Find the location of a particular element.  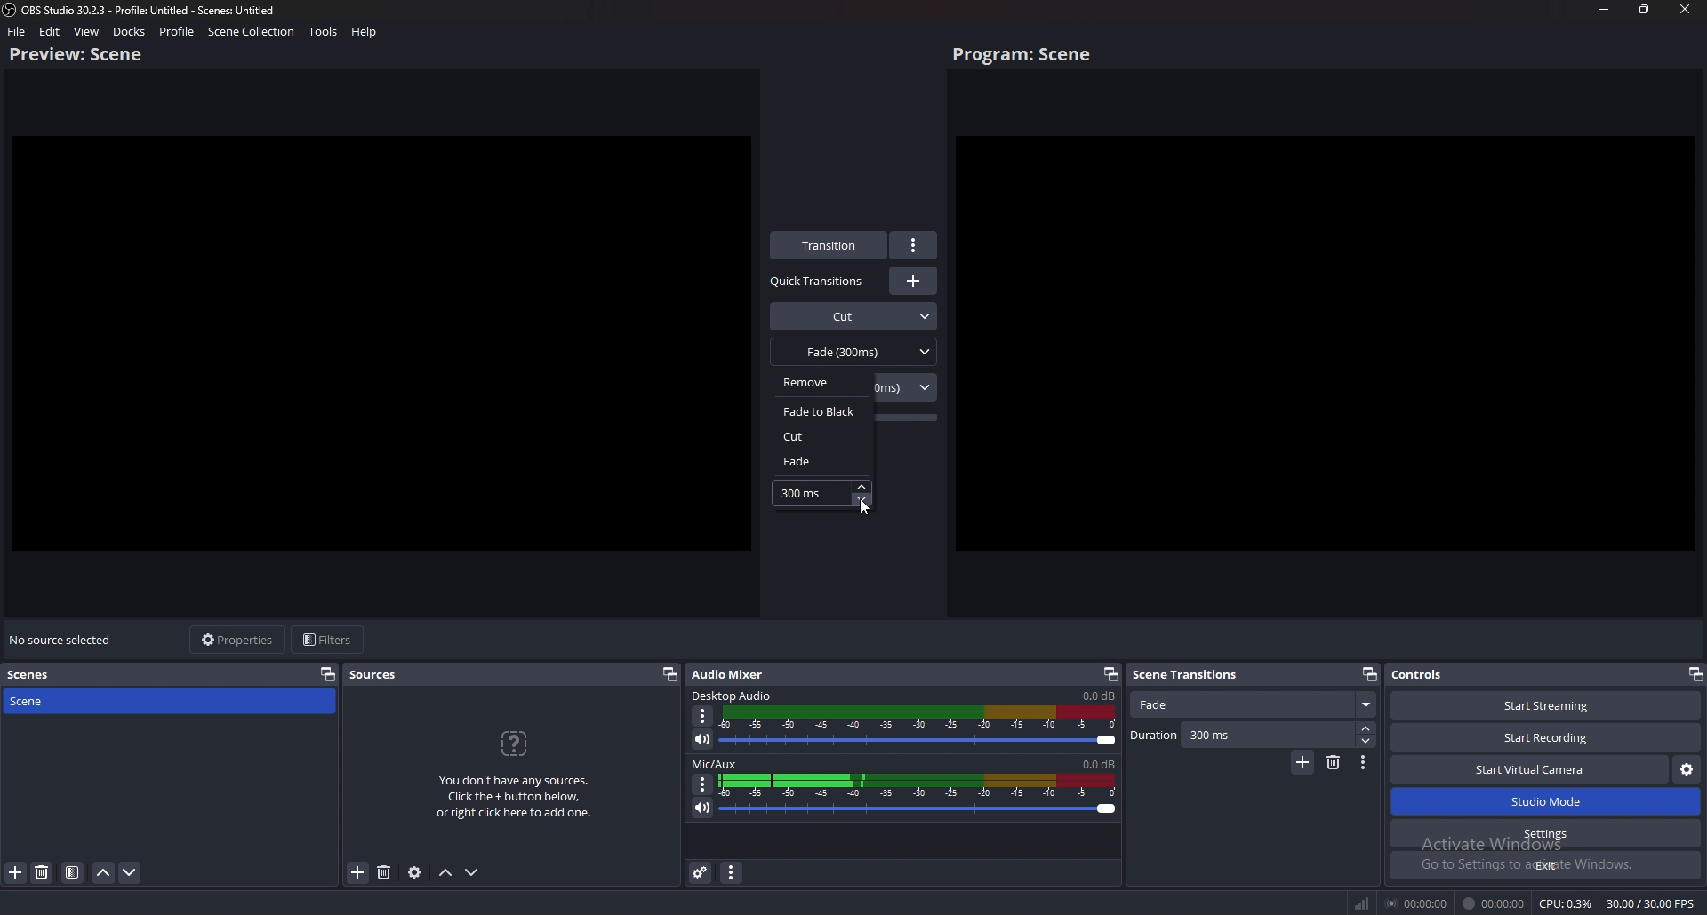

help is located at coordinates (364, 32).